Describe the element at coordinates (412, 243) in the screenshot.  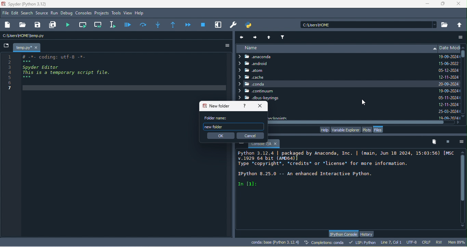
I see `utf 8` at that location.